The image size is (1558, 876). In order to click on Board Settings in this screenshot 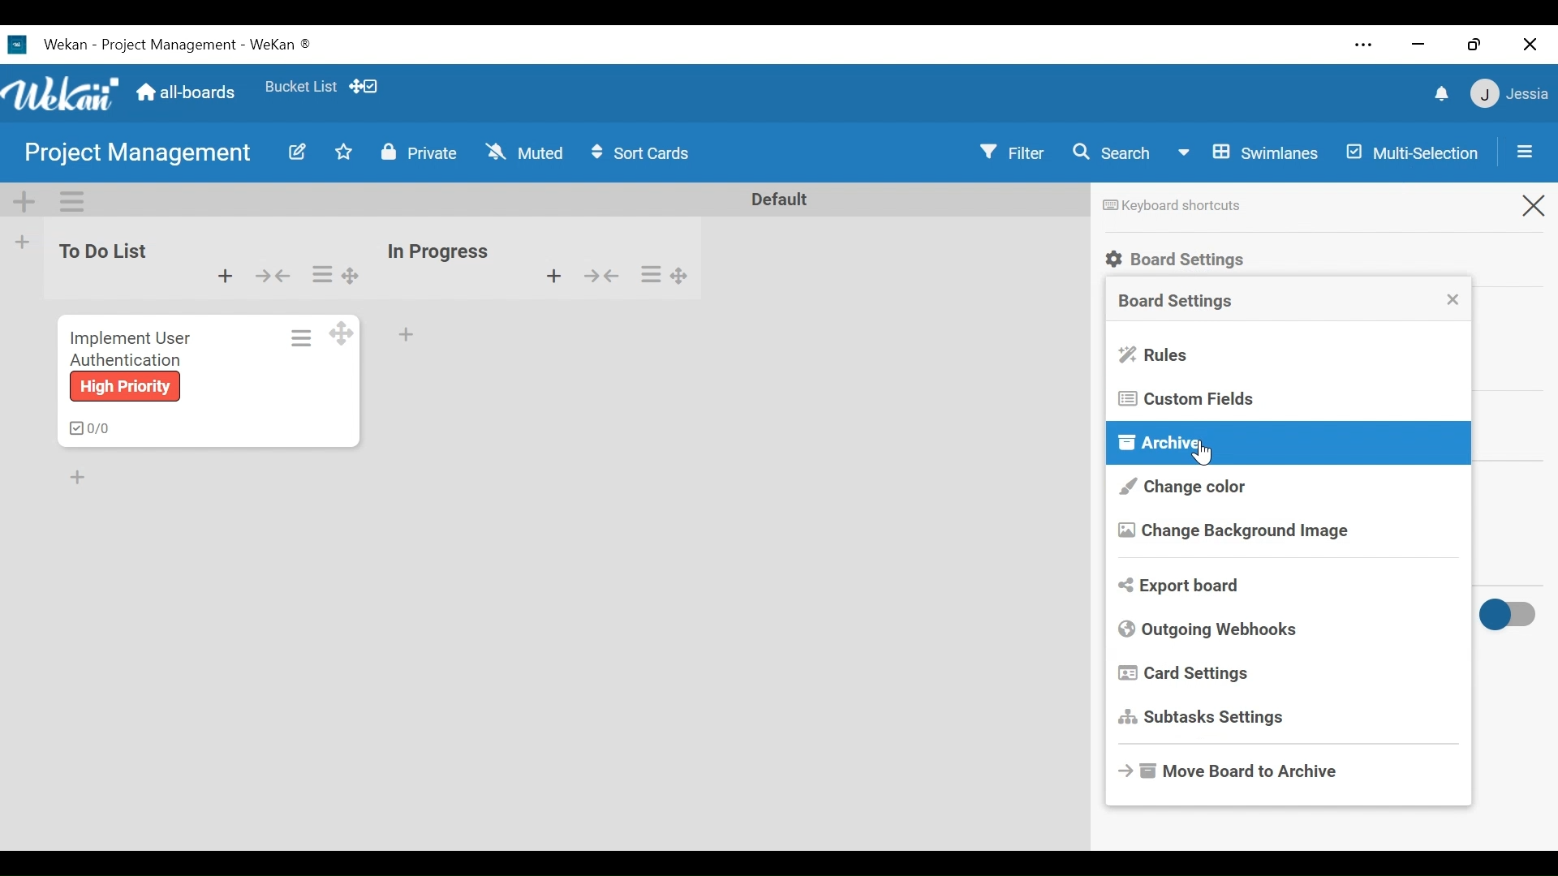, I will do `click(1174, 301)`.